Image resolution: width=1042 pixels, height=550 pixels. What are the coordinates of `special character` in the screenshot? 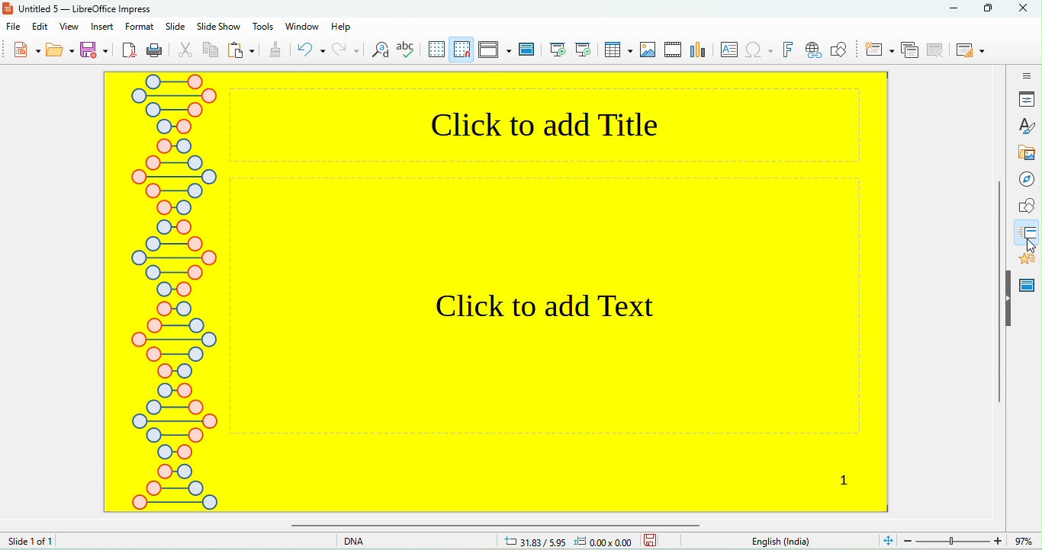 It's located at (759, 52).